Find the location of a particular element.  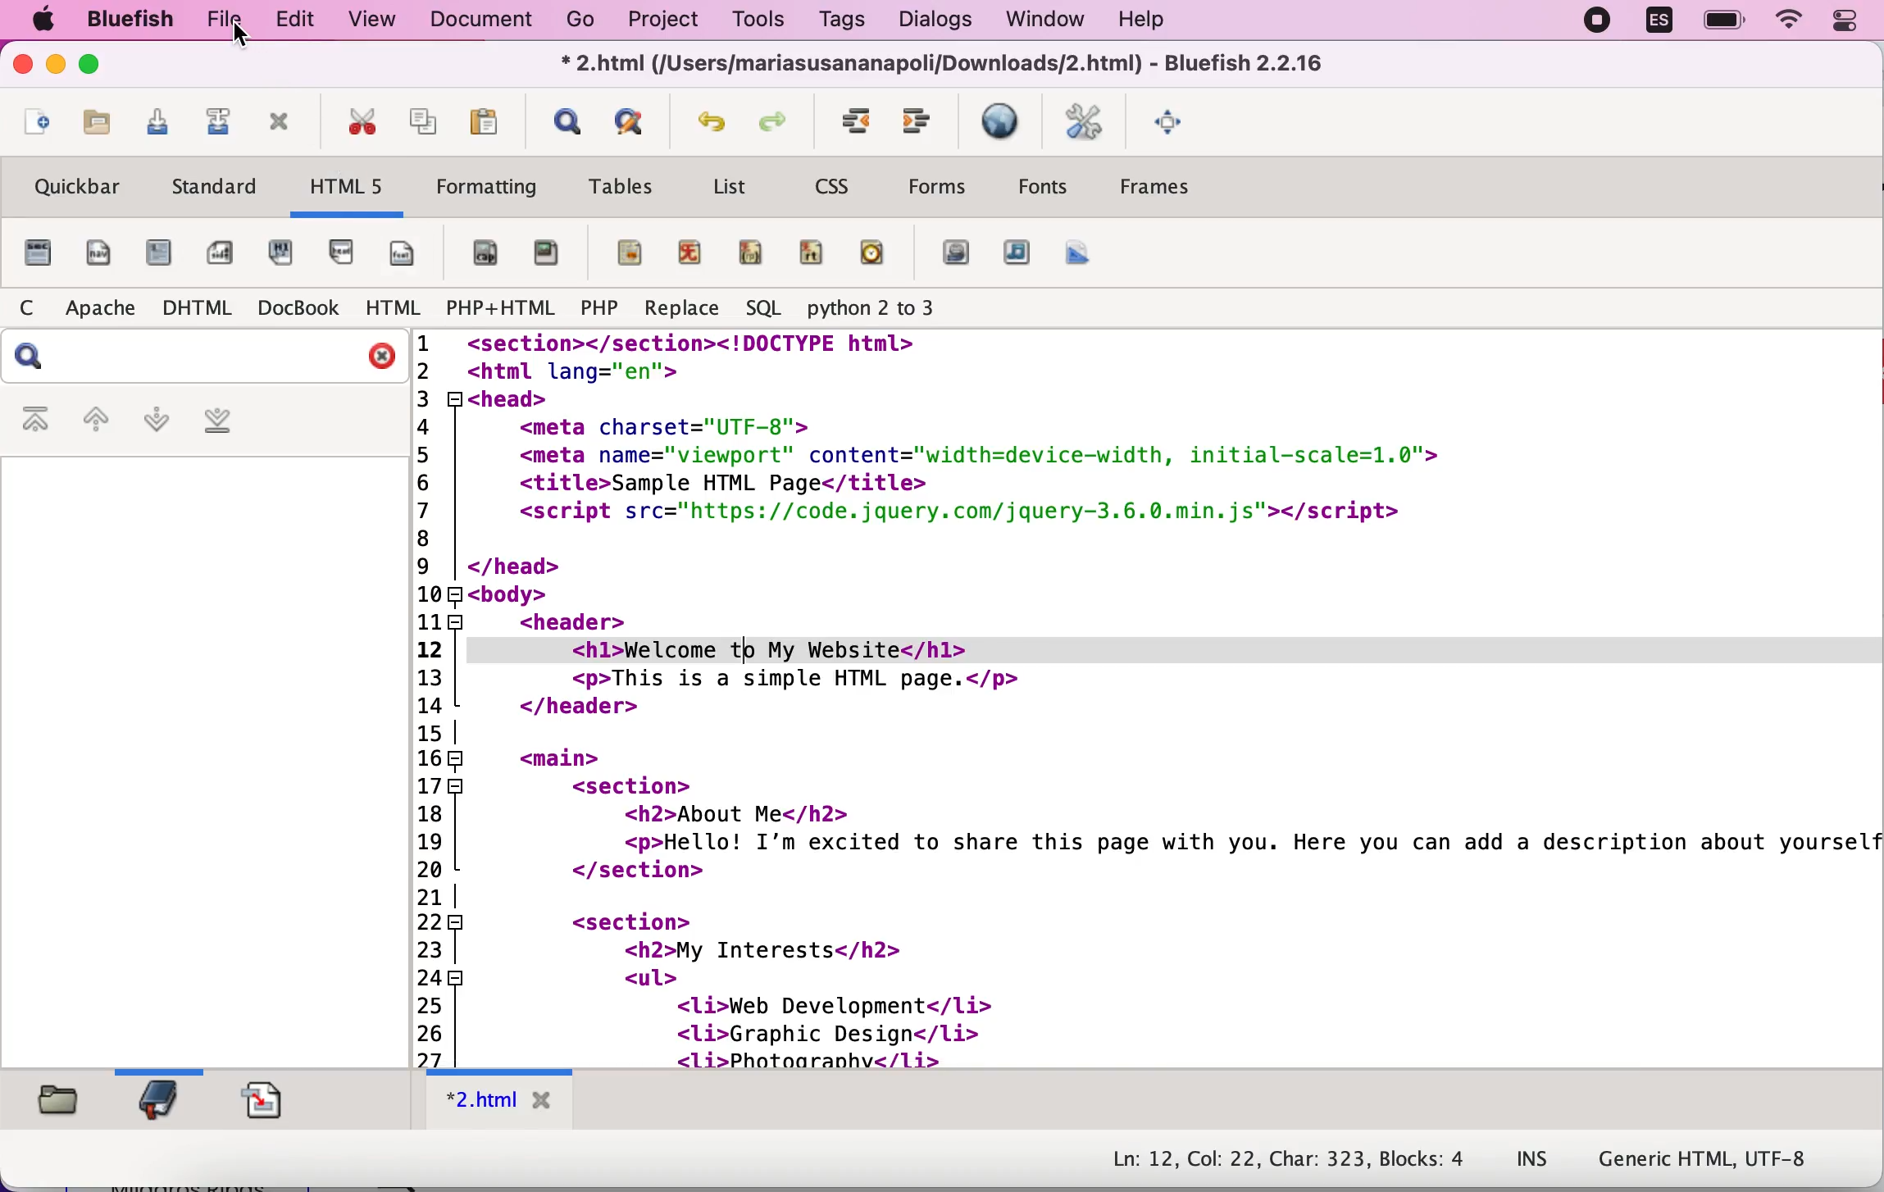

edit is located at coordinates (289, 21).